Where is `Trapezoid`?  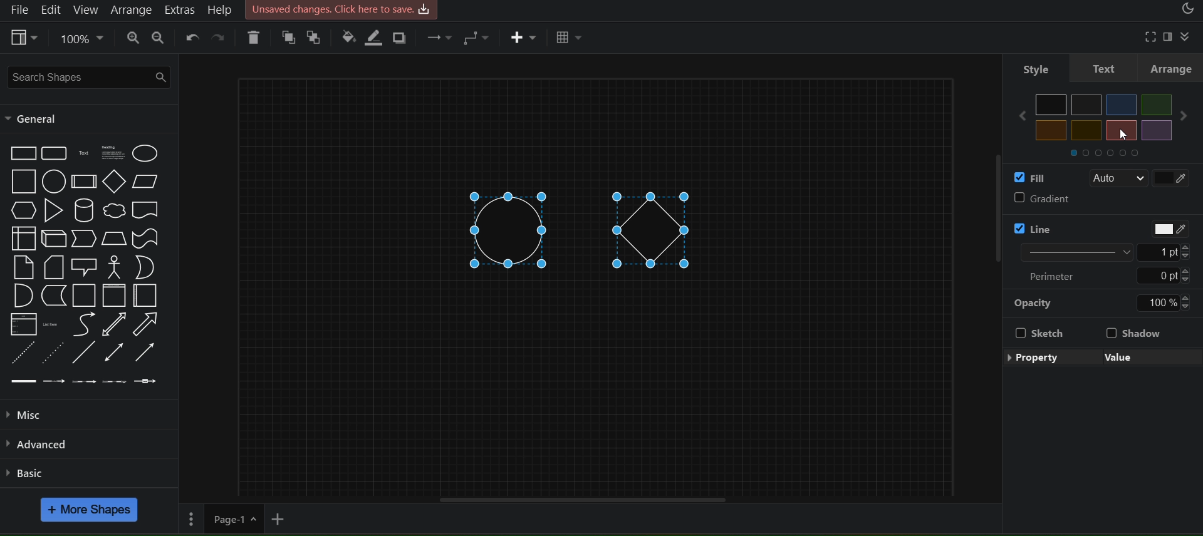 Trapezoid is located at coordinates (113, 239).